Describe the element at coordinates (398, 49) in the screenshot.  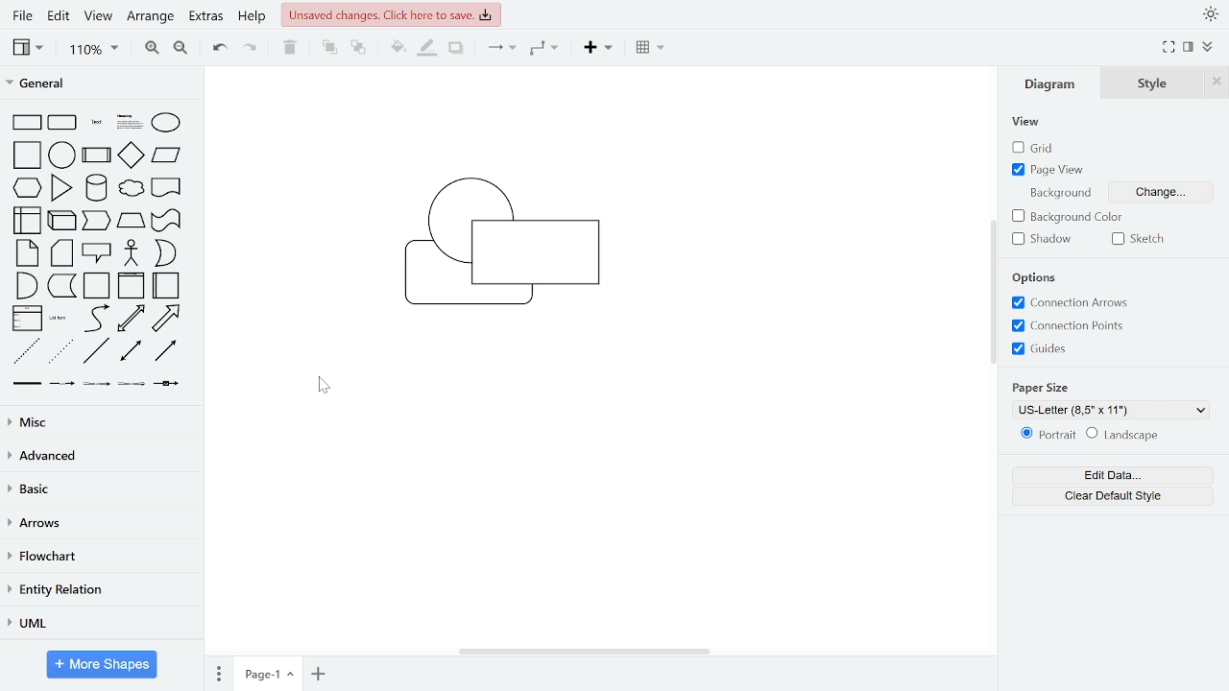
I see `fill color` at that location.